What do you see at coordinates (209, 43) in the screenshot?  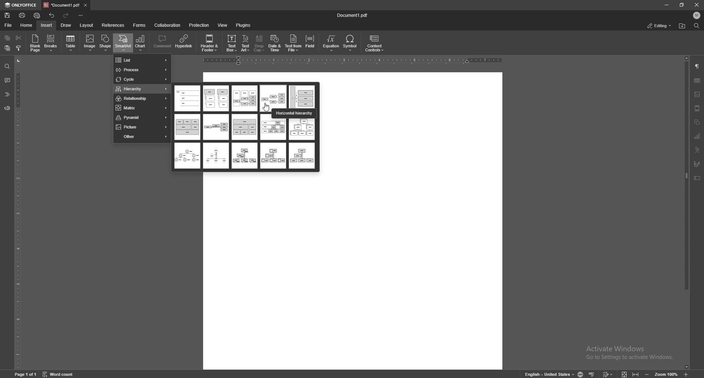 I see `header and footer` at bounding box center [209, 43].